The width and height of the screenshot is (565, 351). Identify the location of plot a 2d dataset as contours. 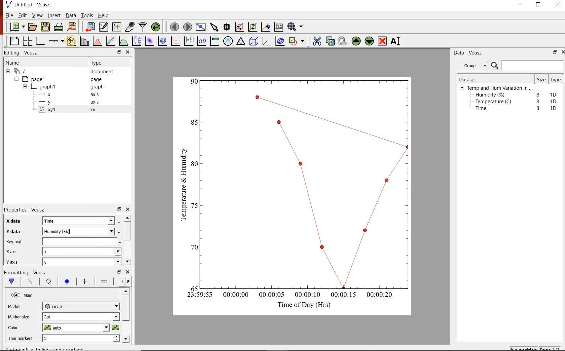
(164, 41).